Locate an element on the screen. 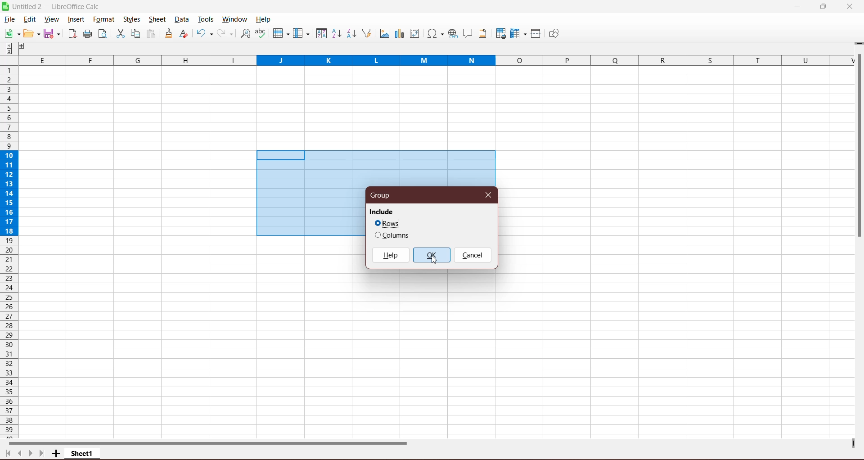 This screenshot has height=460, width=864. Insert Comment is located at coordinates (468, 34).